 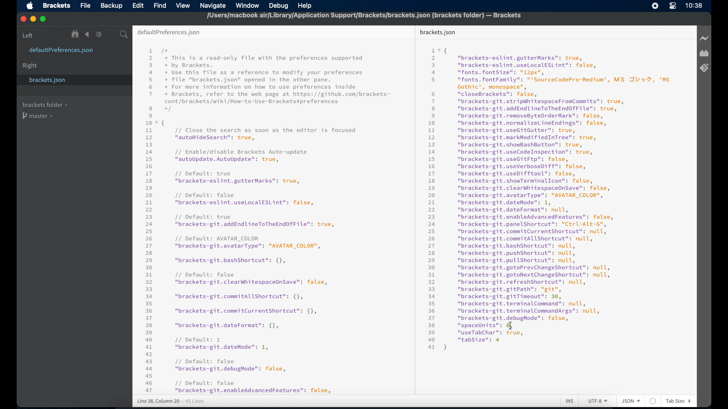 What do you see at coordinates (413, 209) in the screenshot?
I see `divider` at bounding box center [413, 209].